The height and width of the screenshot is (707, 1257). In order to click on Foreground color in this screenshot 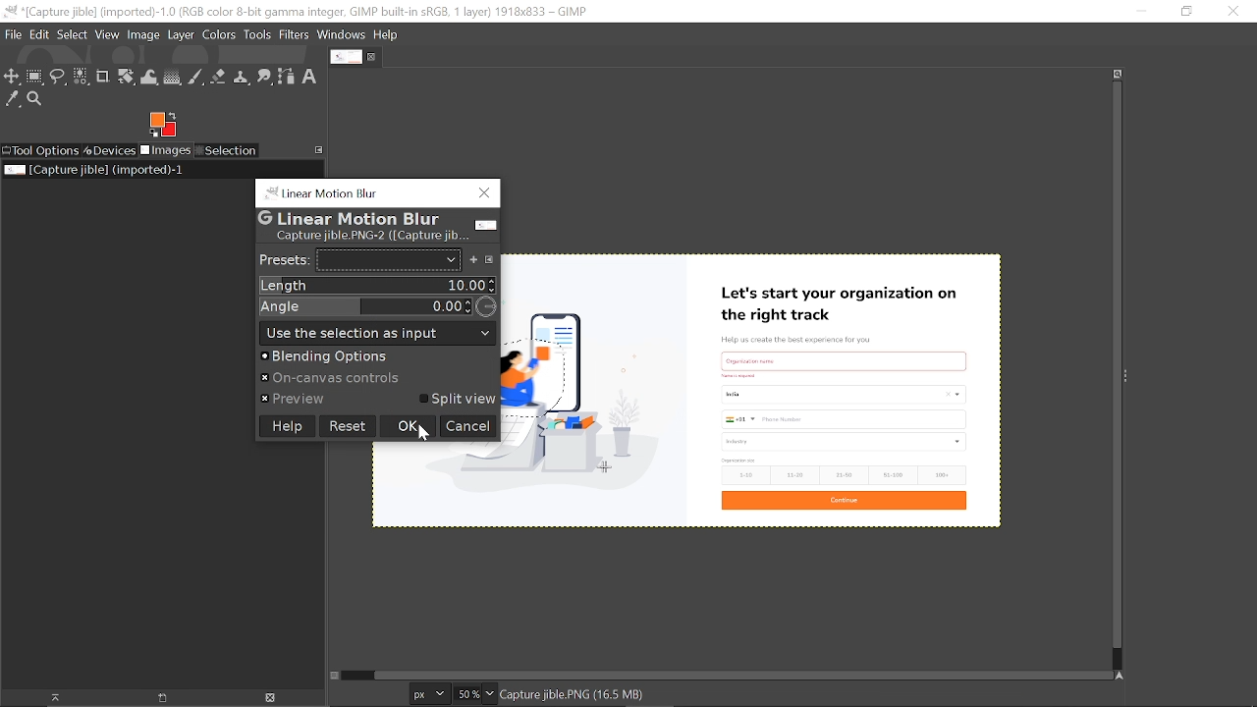, I will do `click(163, 125)`.